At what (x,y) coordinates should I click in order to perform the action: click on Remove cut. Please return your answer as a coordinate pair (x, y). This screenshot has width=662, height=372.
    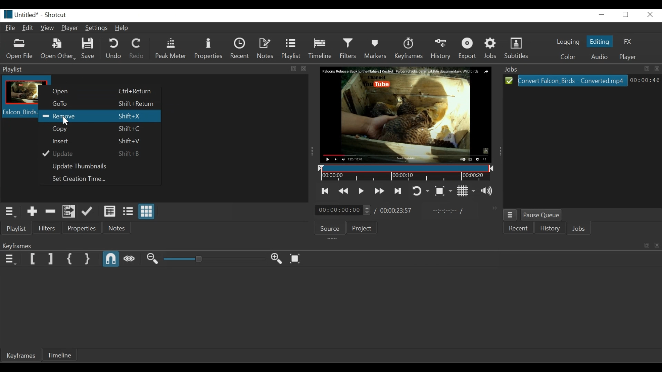
    Looking at the image, I should click on (51, 212).